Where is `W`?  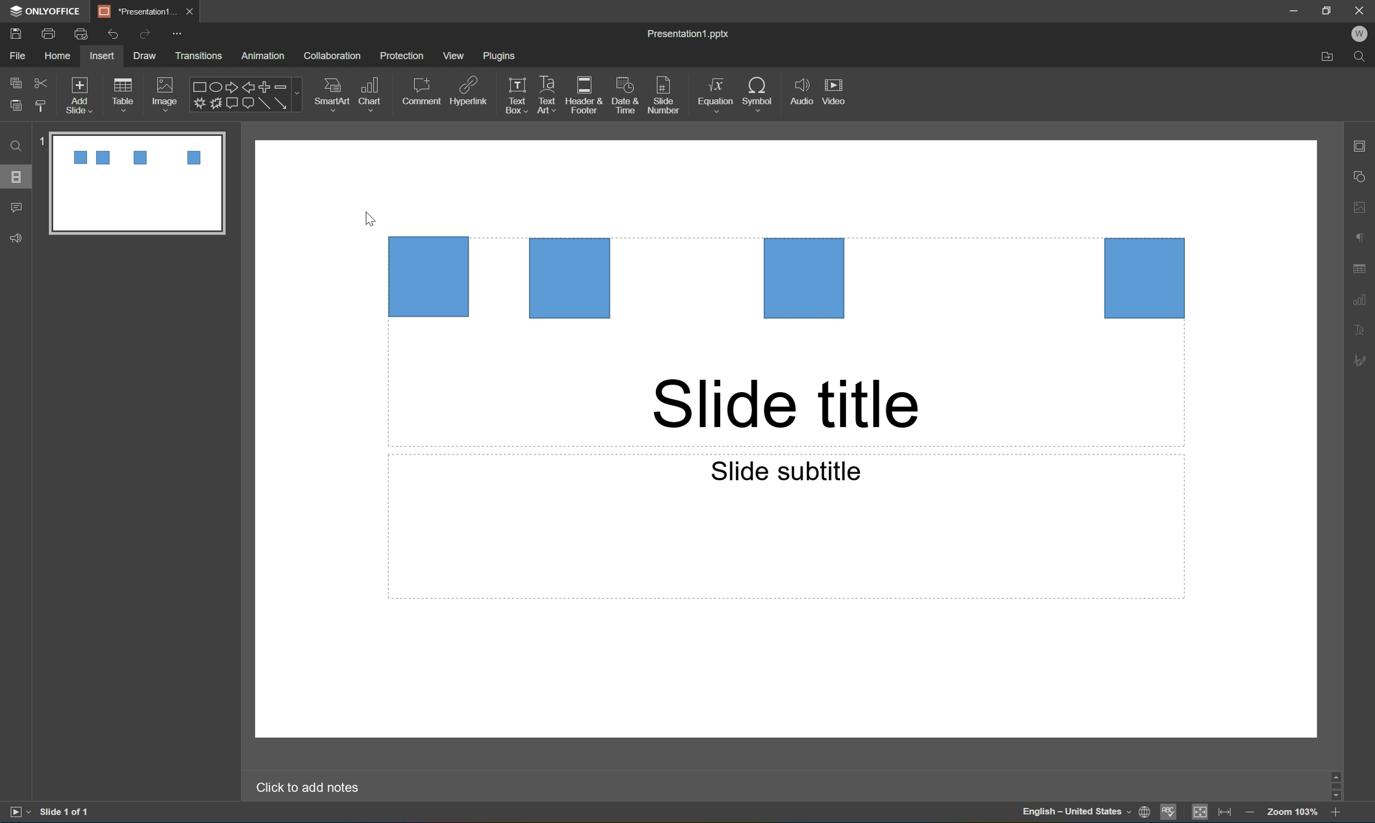 W is located at coordinates (1363, 34).